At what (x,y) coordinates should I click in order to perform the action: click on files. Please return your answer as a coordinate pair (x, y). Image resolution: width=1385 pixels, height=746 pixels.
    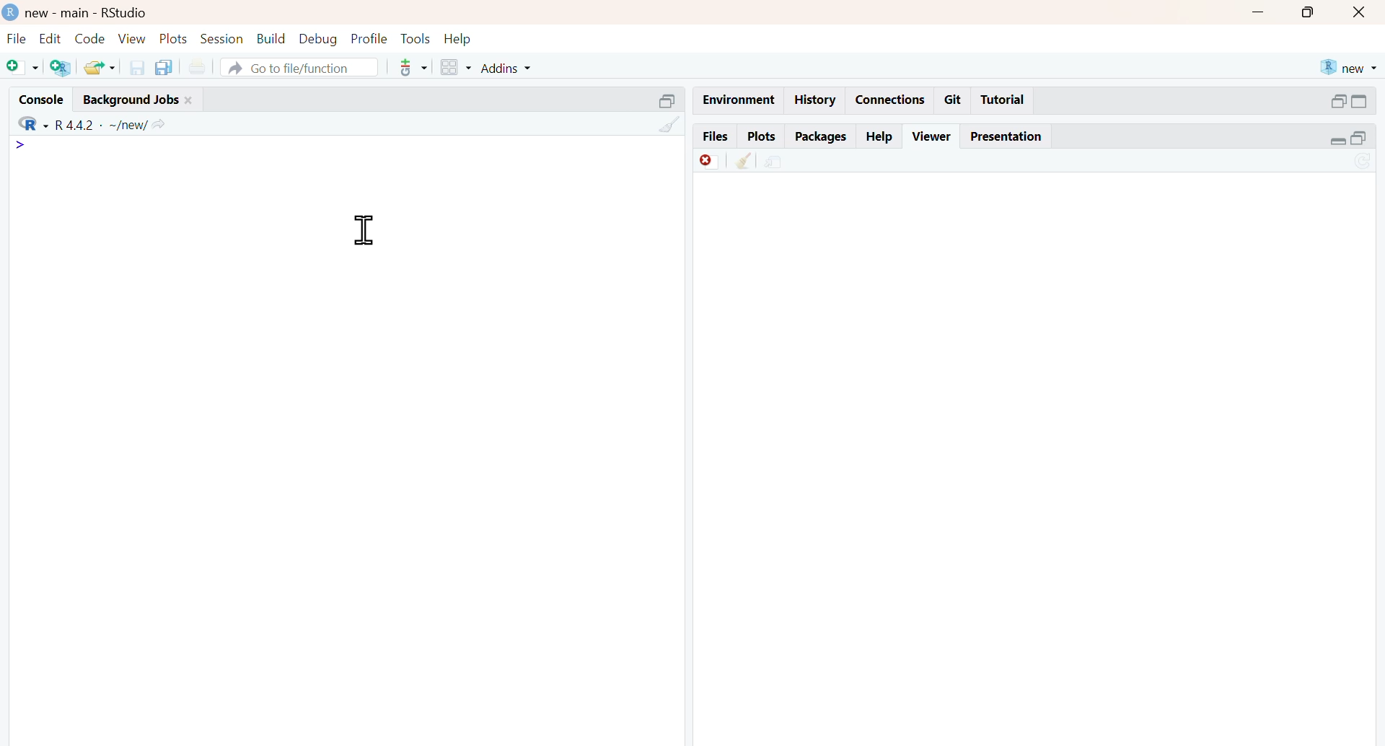
    Looking at the image, I should click on (714, 137).